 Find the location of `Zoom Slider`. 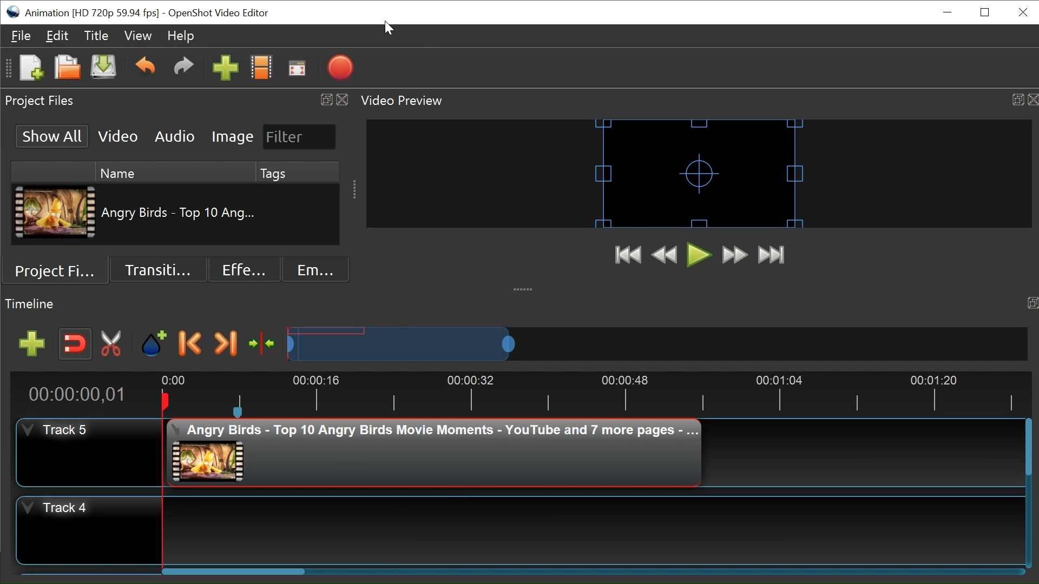

Zoom Slider is located at coordinates (658, 344).